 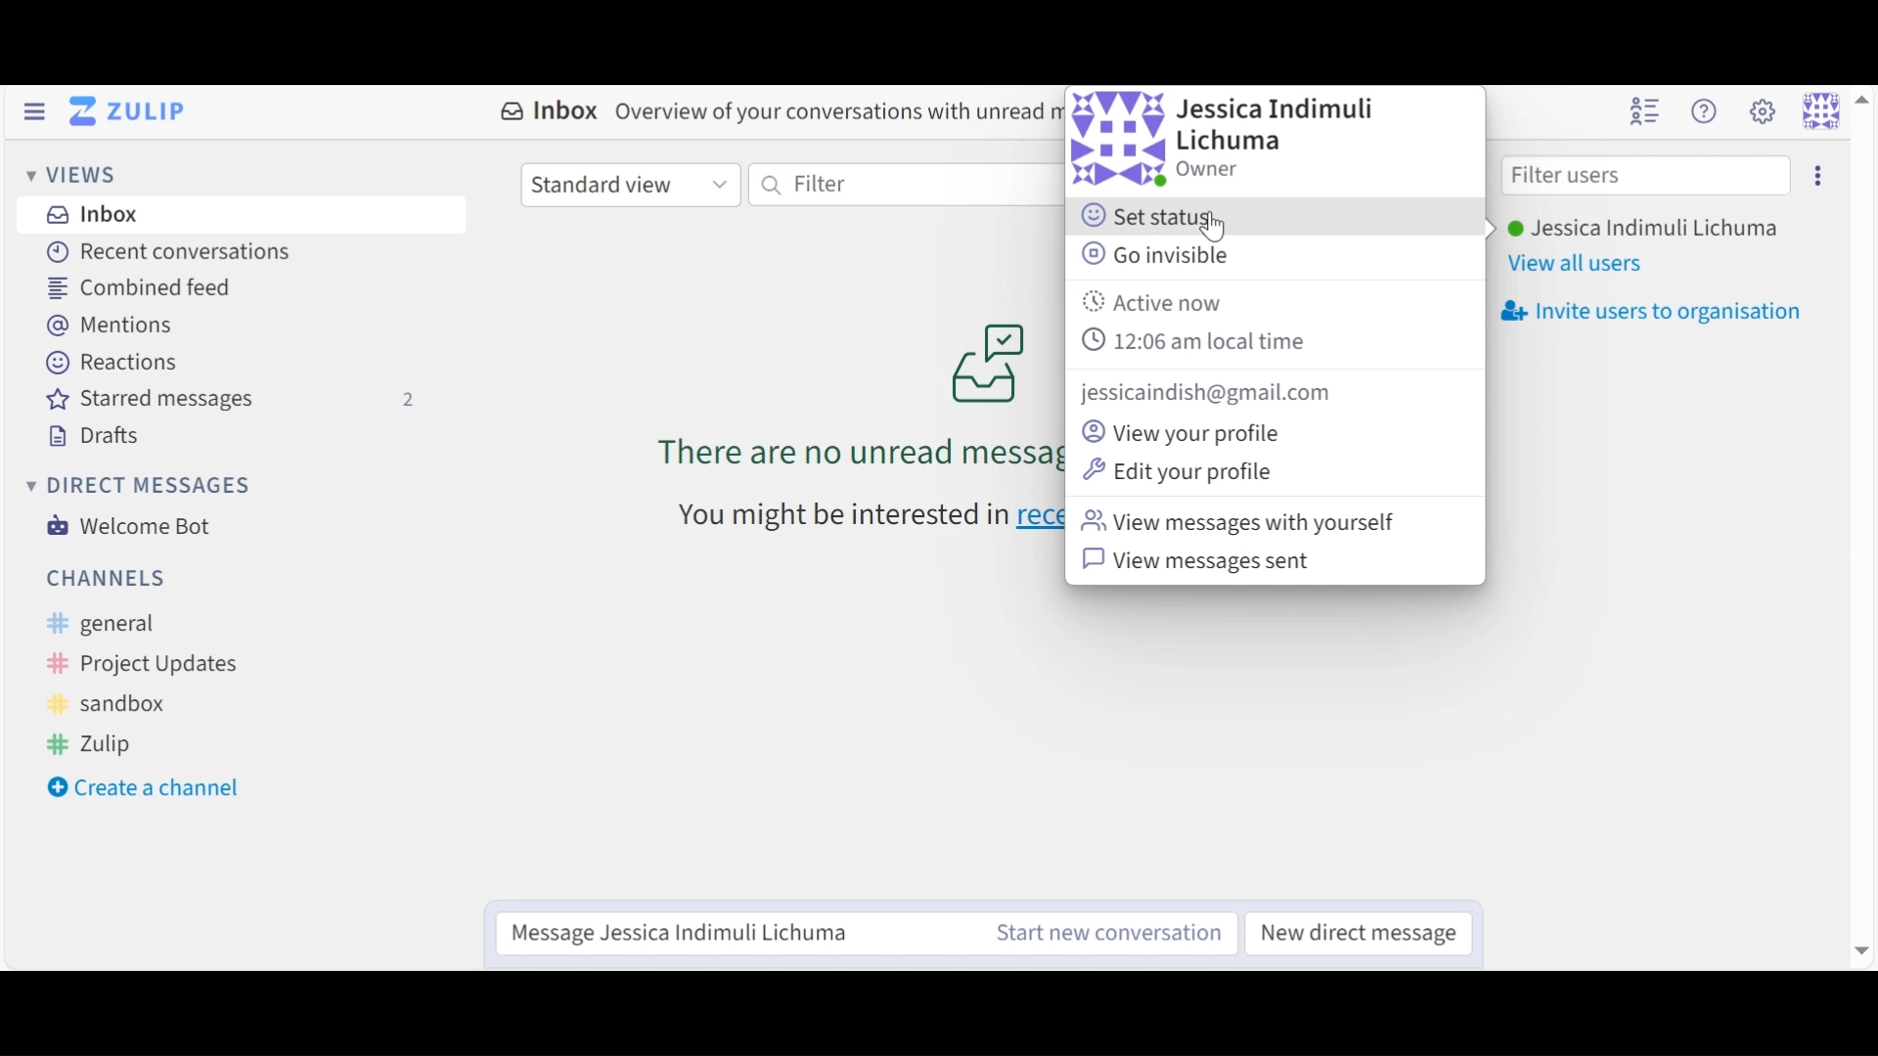 What do you see at coordinates (1204, 560) in the screenshot?
I see `View messages sent` at bounding box center [1204, 560].